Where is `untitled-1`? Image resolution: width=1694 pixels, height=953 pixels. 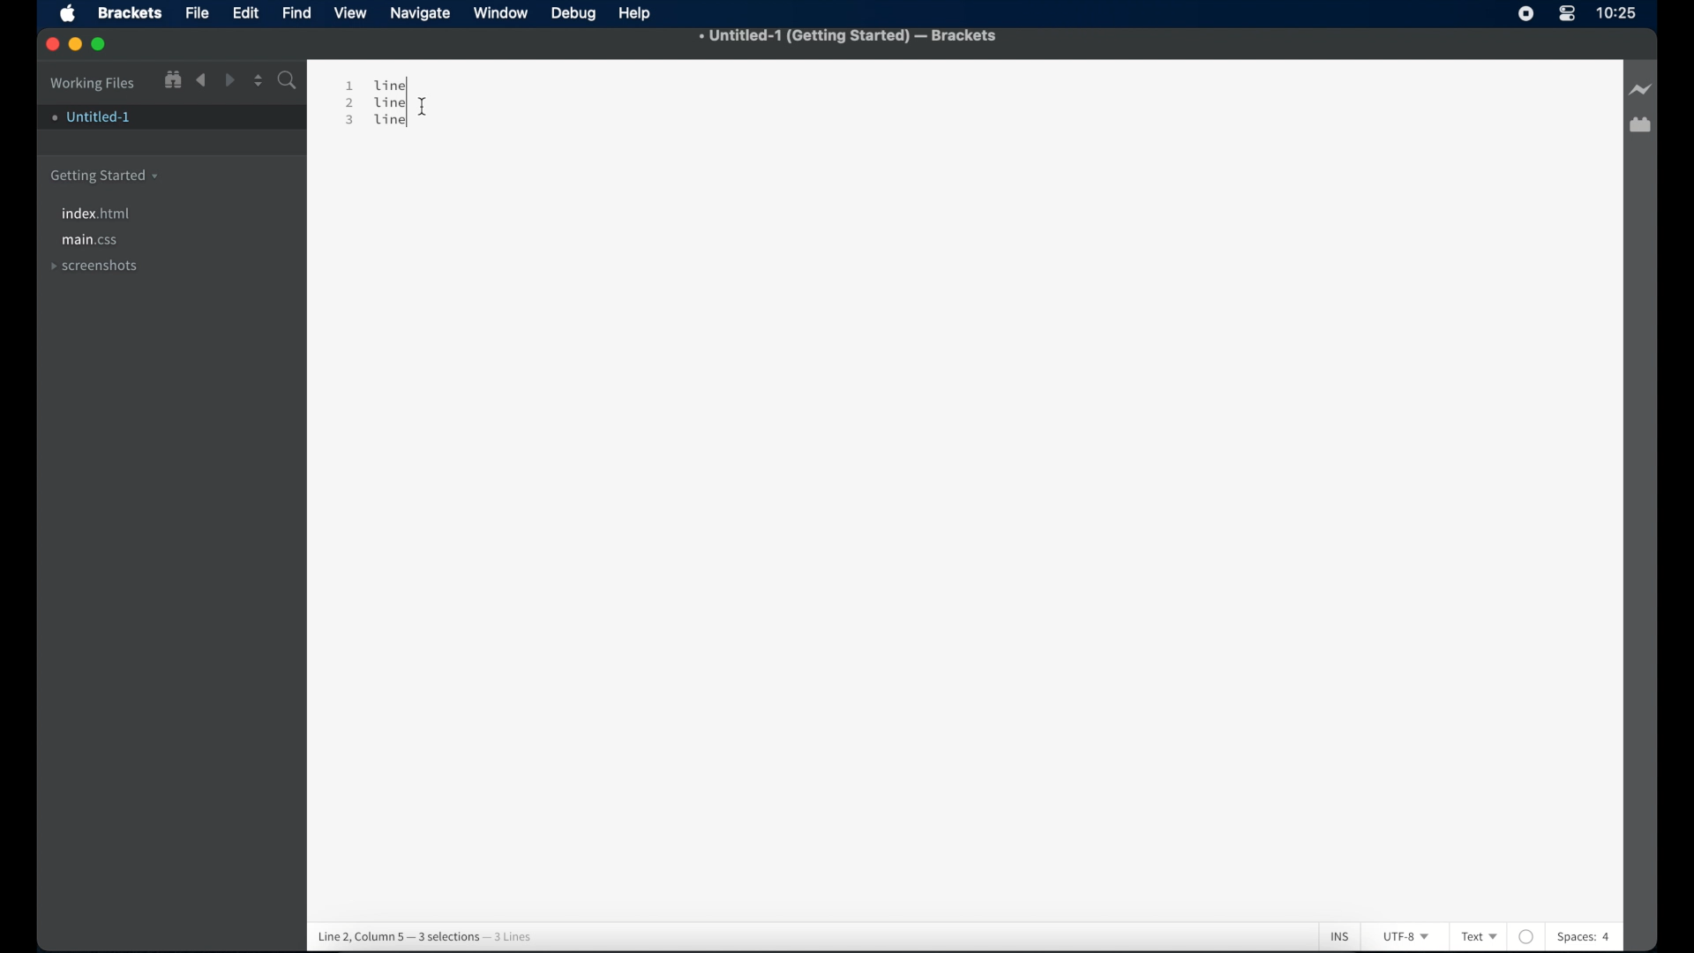 untitled-1 is located at coordinates (93, 120).